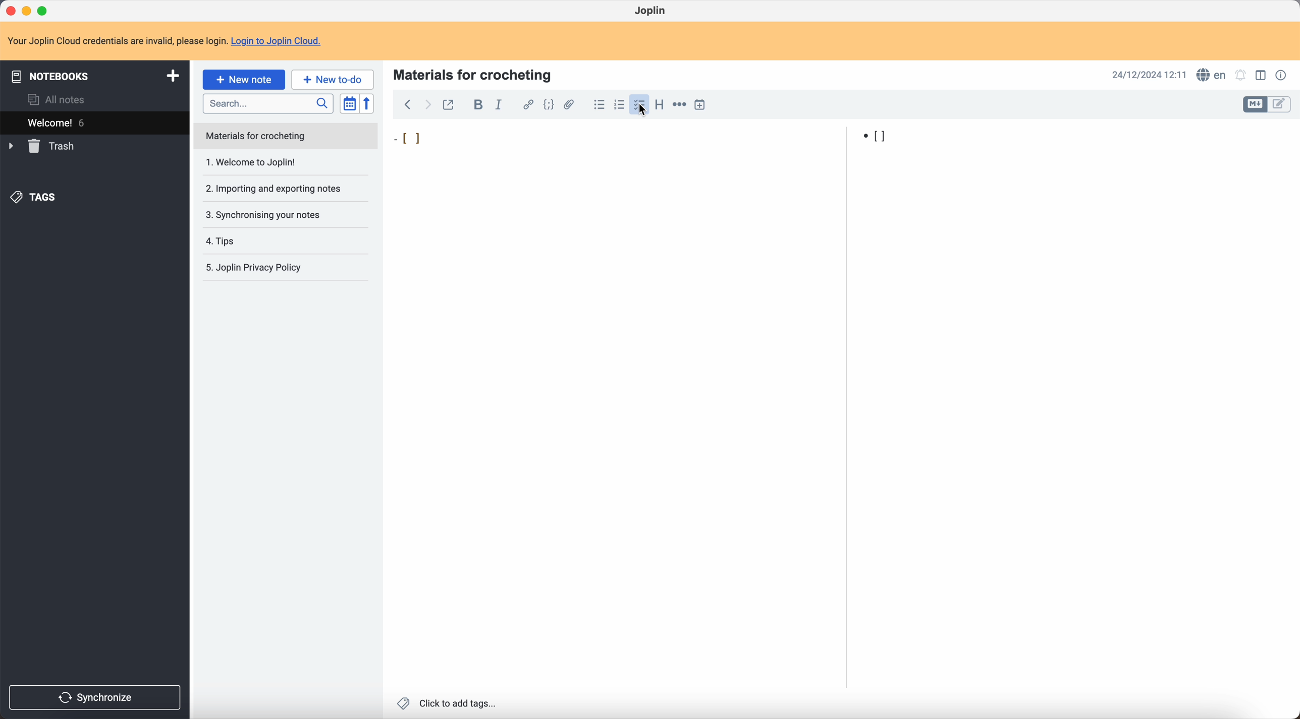  I want to click on hyperlink, so click(526, 104).